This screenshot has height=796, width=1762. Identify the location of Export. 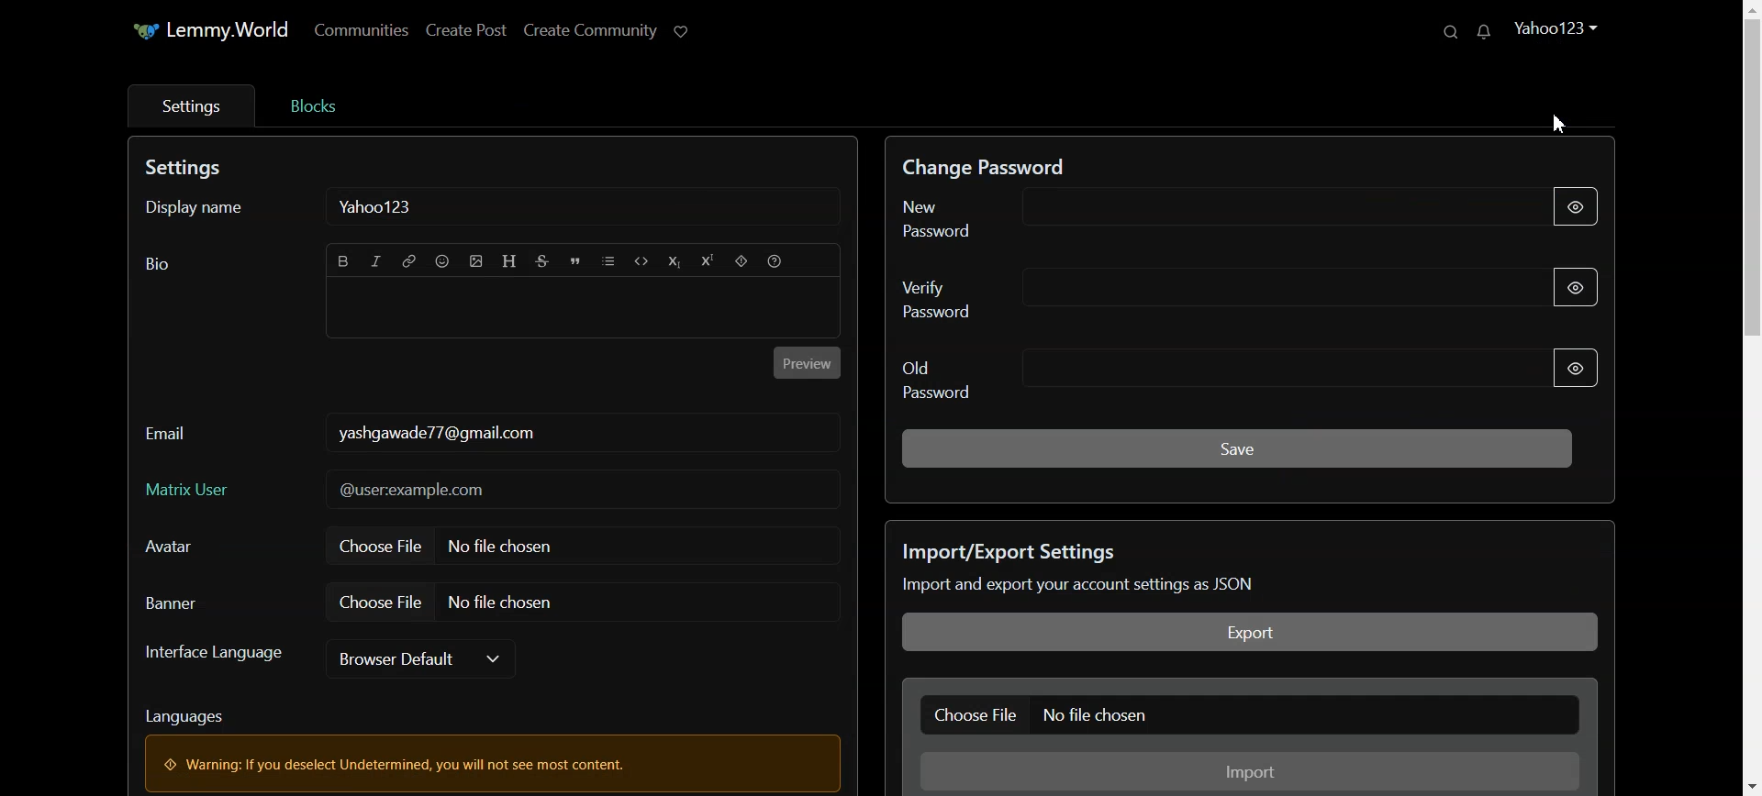
(1248, 632).